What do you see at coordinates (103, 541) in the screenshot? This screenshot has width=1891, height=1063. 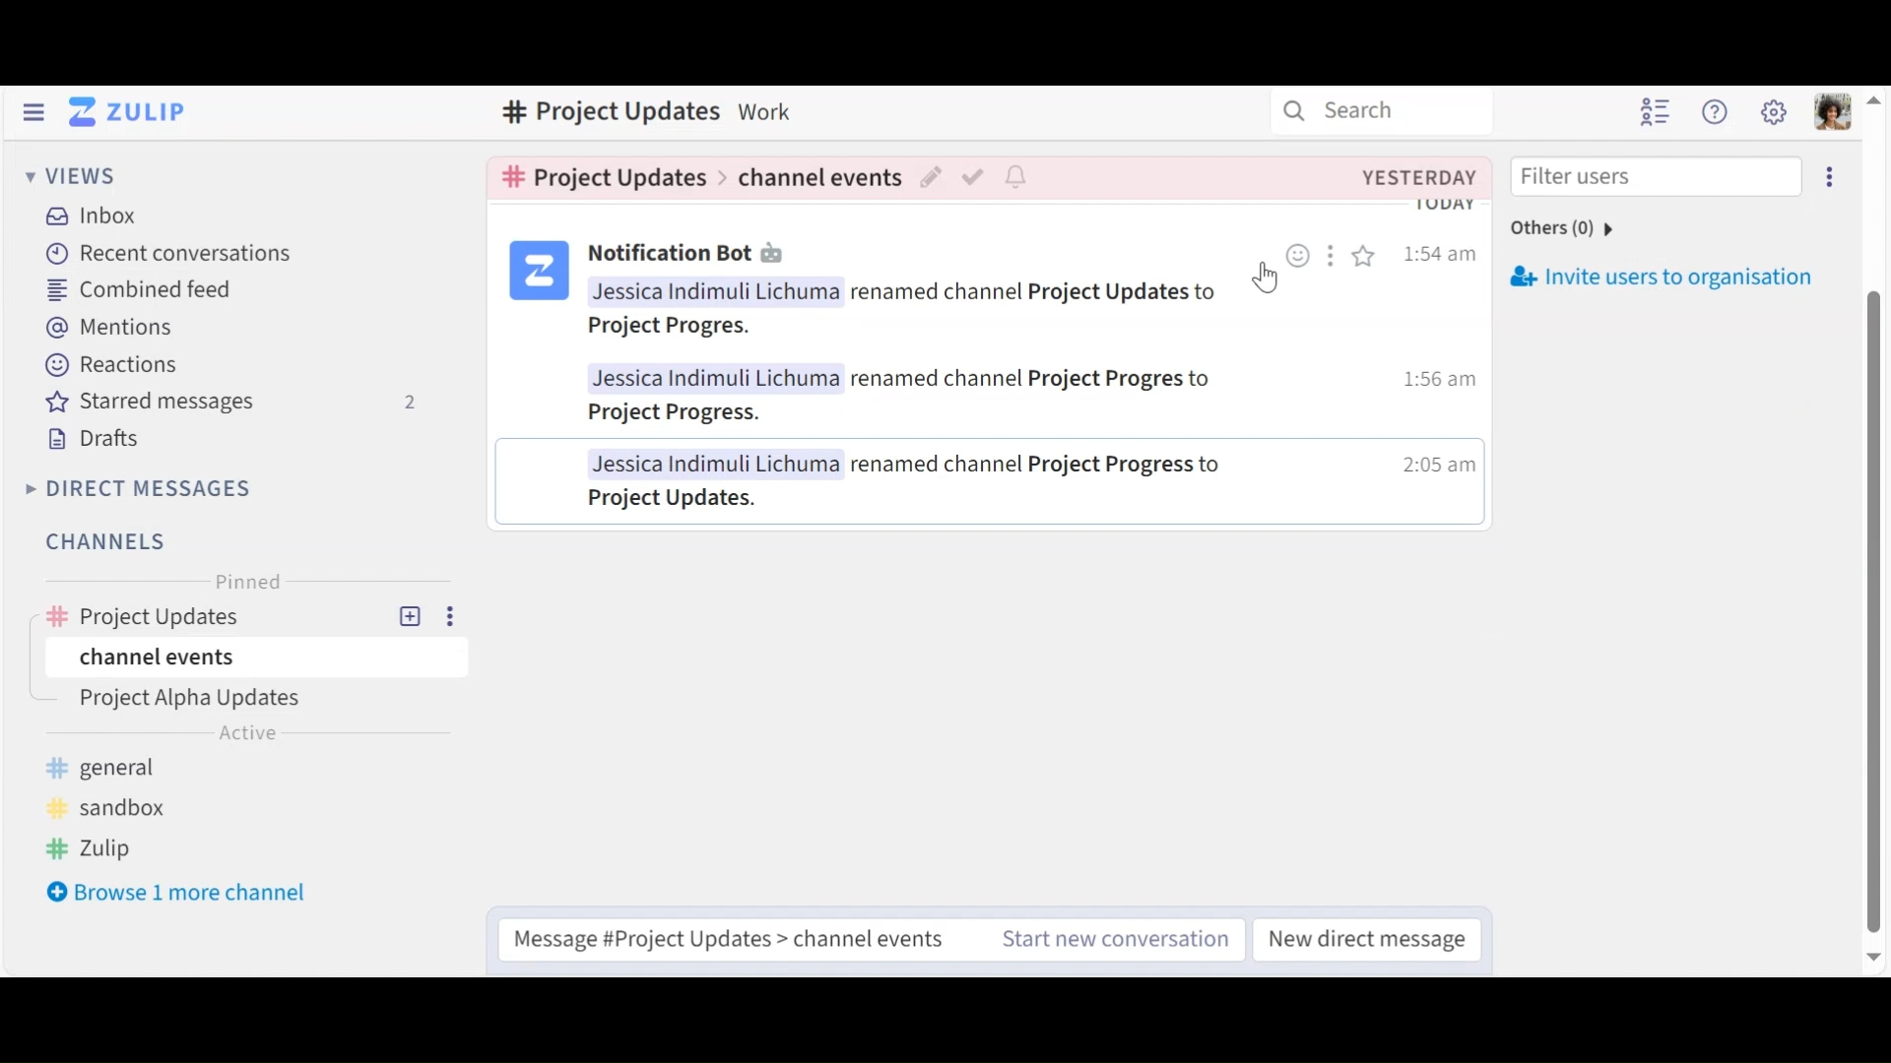 I see `Channels` at bounding box center [103, 541].